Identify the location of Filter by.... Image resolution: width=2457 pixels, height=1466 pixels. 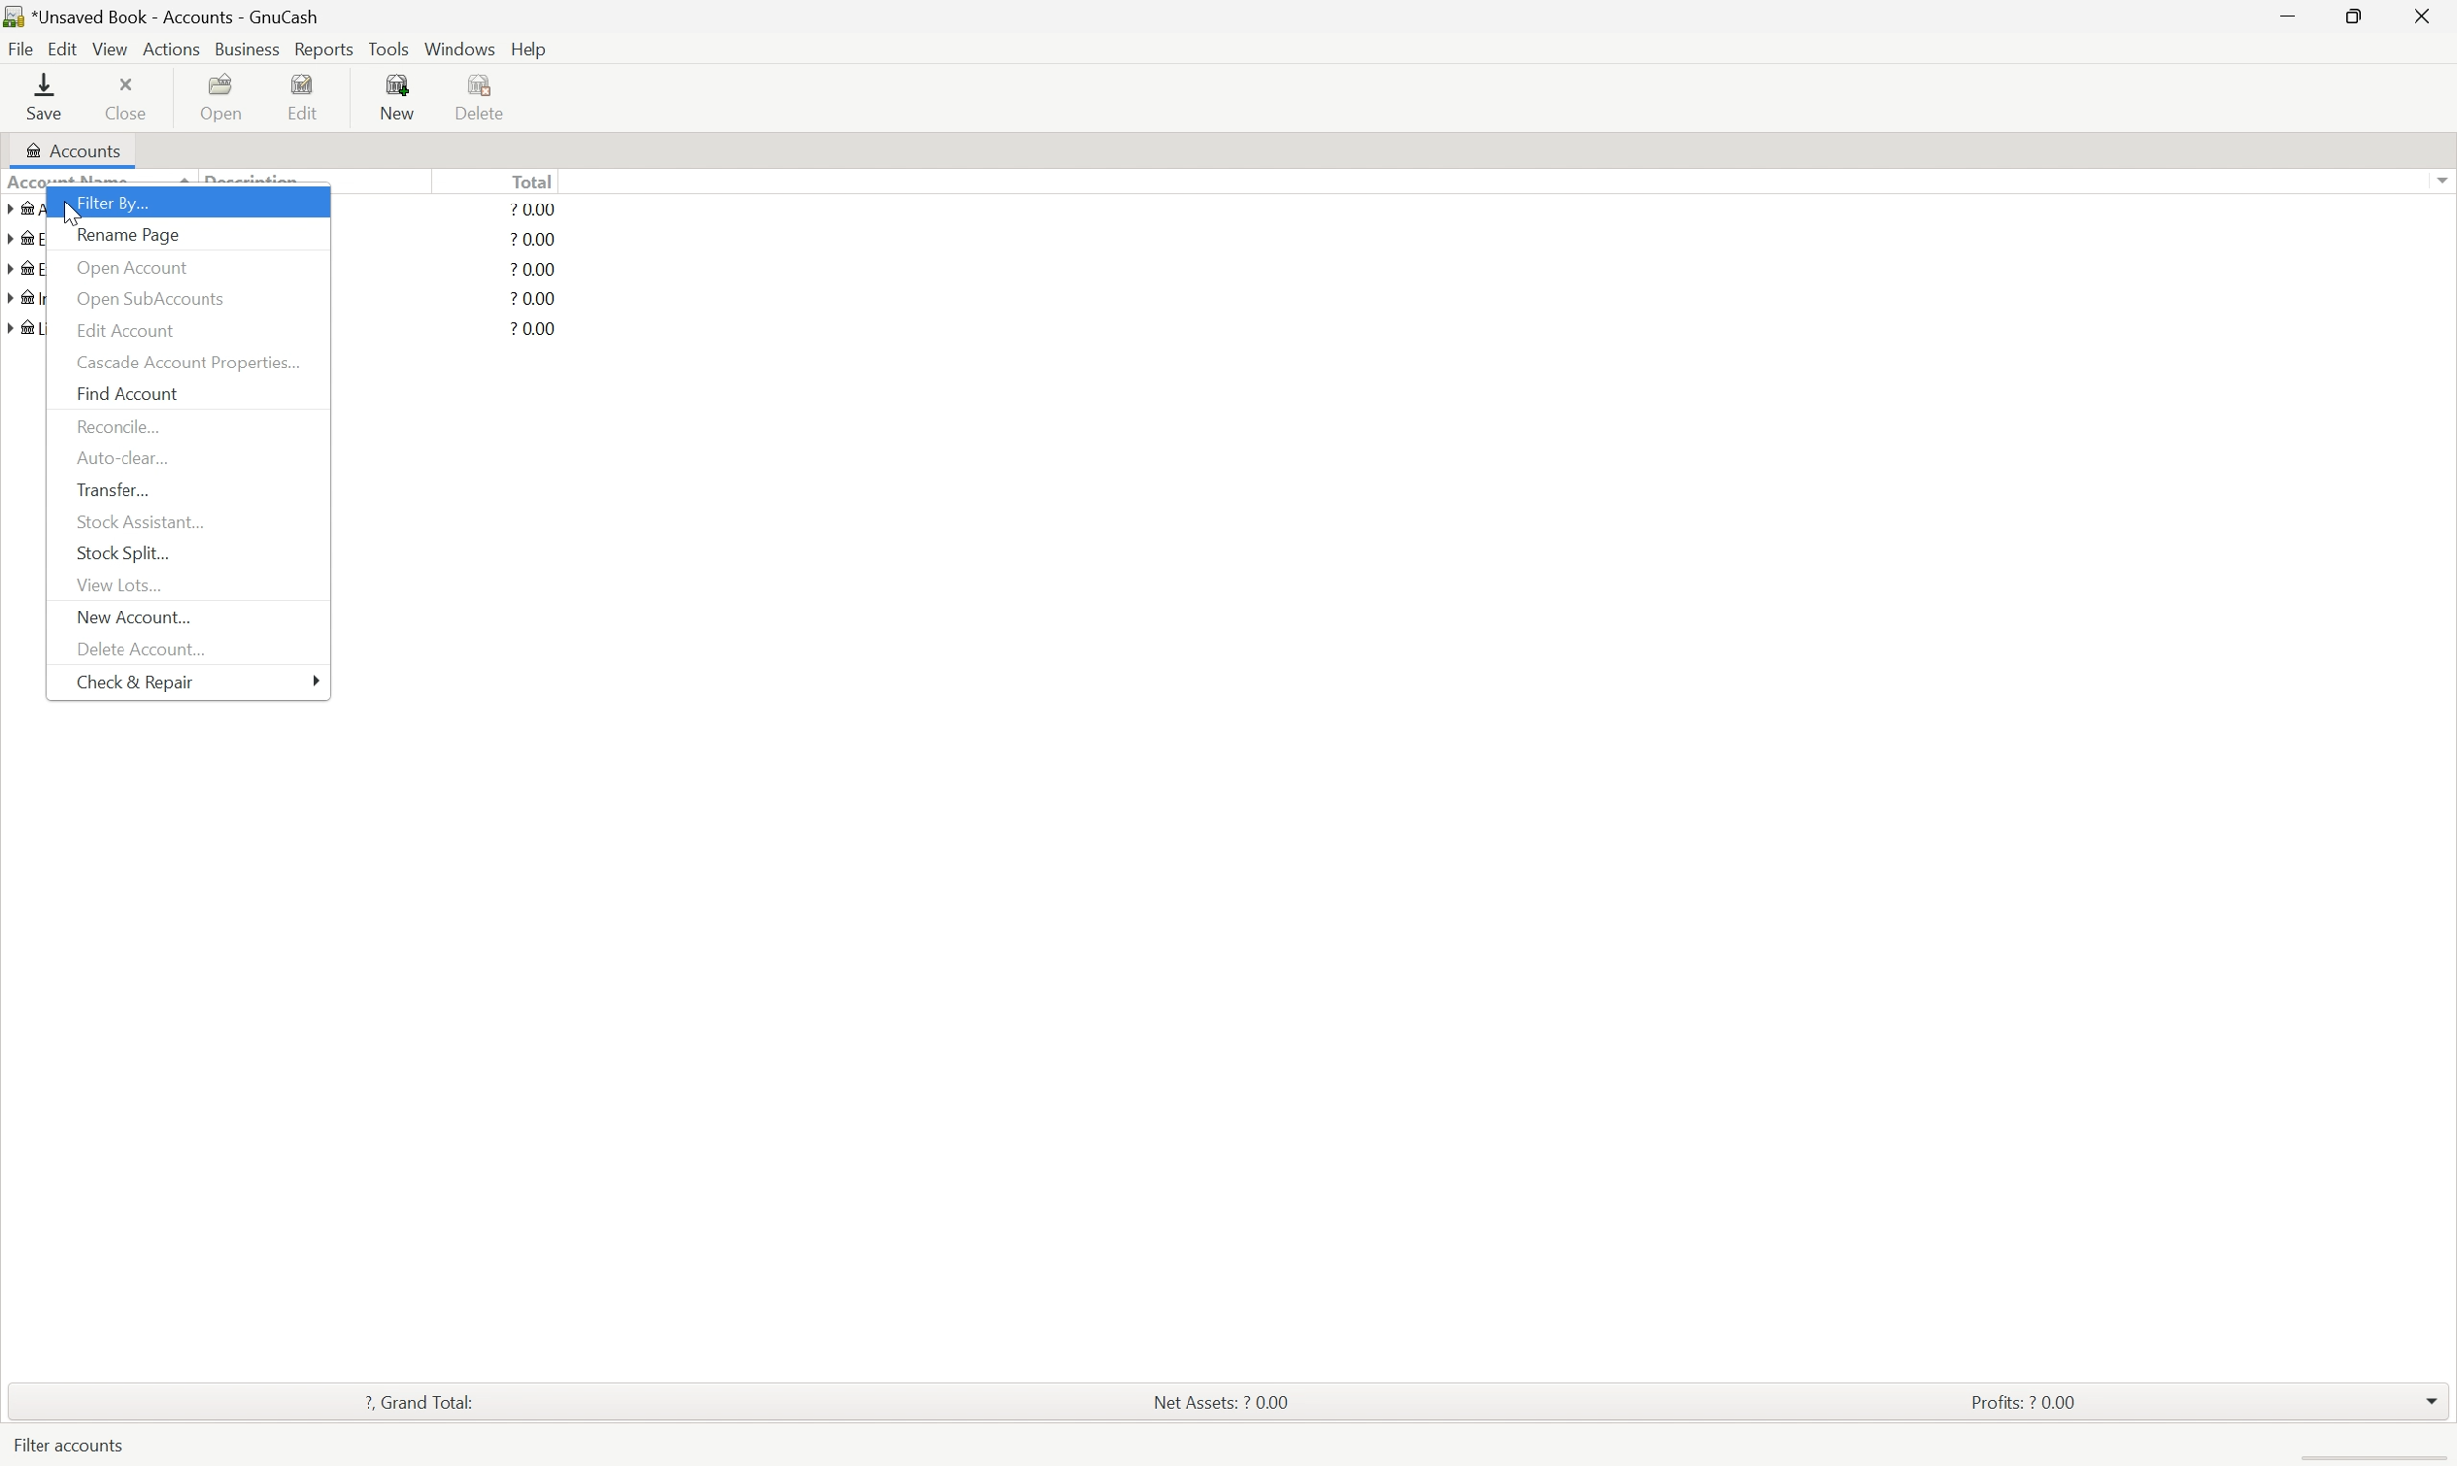
(113, 202).